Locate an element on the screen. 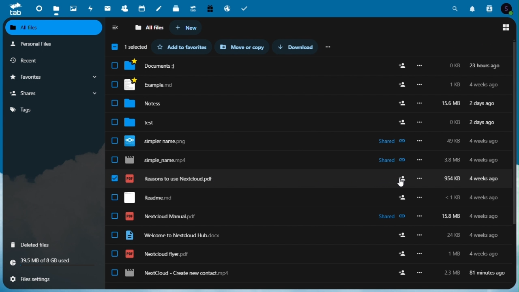 The height and width of the screenshot is (292, 519). favourites is located at coordinates (53, 77).